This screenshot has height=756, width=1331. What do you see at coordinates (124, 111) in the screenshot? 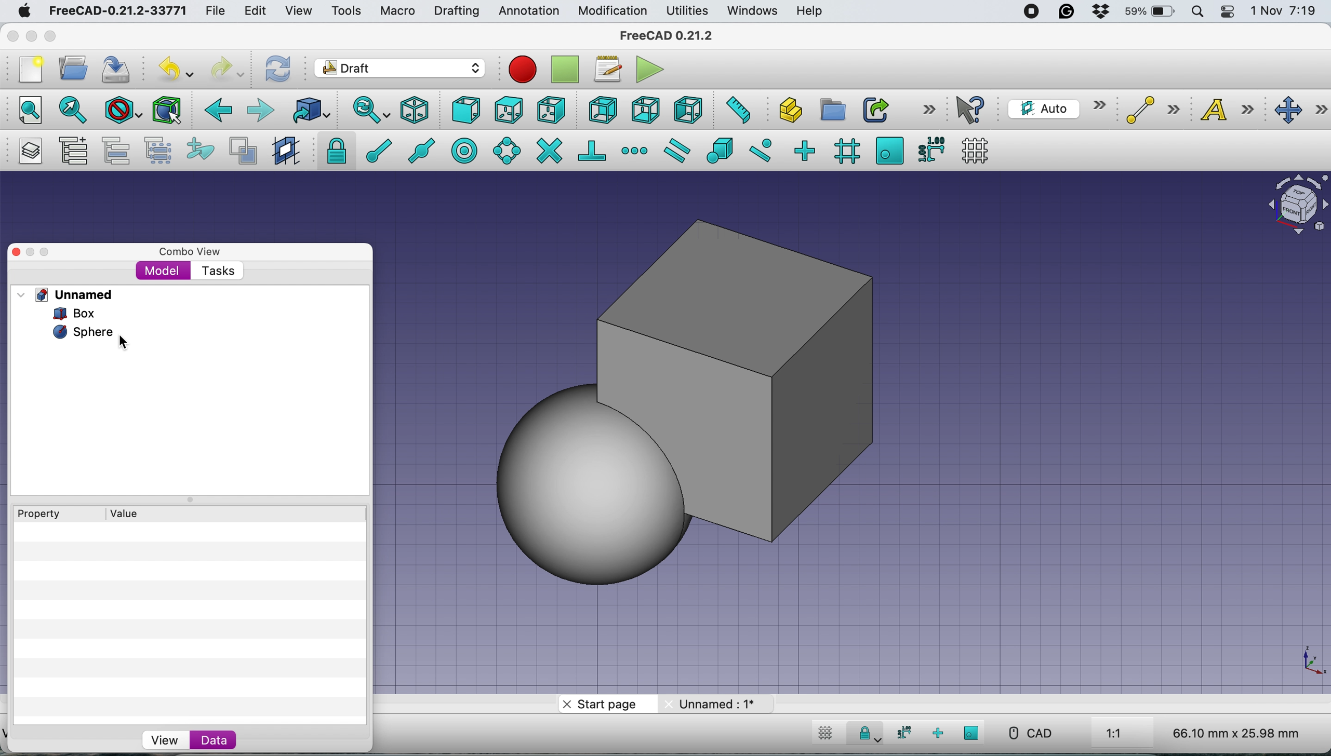
I see `draw style` at bounding box center [124, 111].